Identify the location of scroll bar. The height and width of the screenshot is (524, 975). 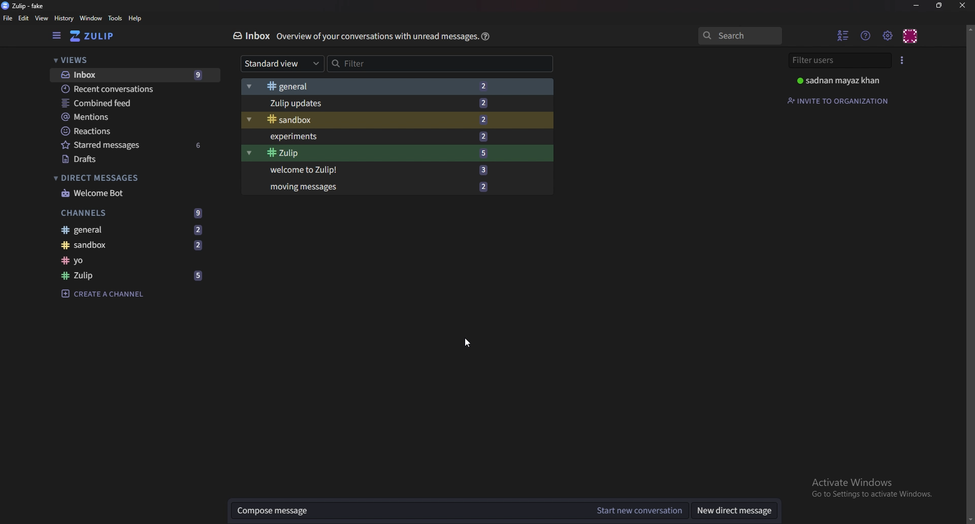
(970, 273).